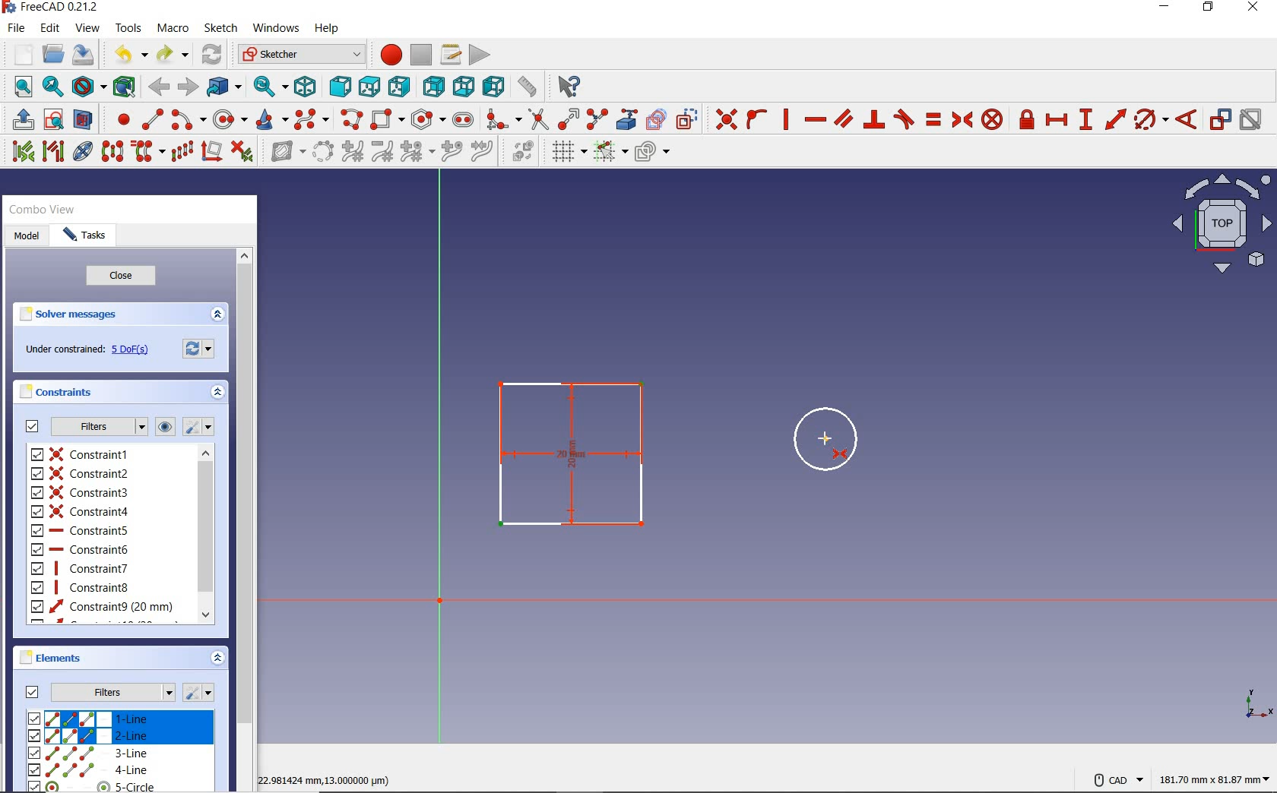 The width and height of the screenshot is (1277, 793). Describe the element at coordinates (41, 209) in the screenshot. I see `combo view` at that location.